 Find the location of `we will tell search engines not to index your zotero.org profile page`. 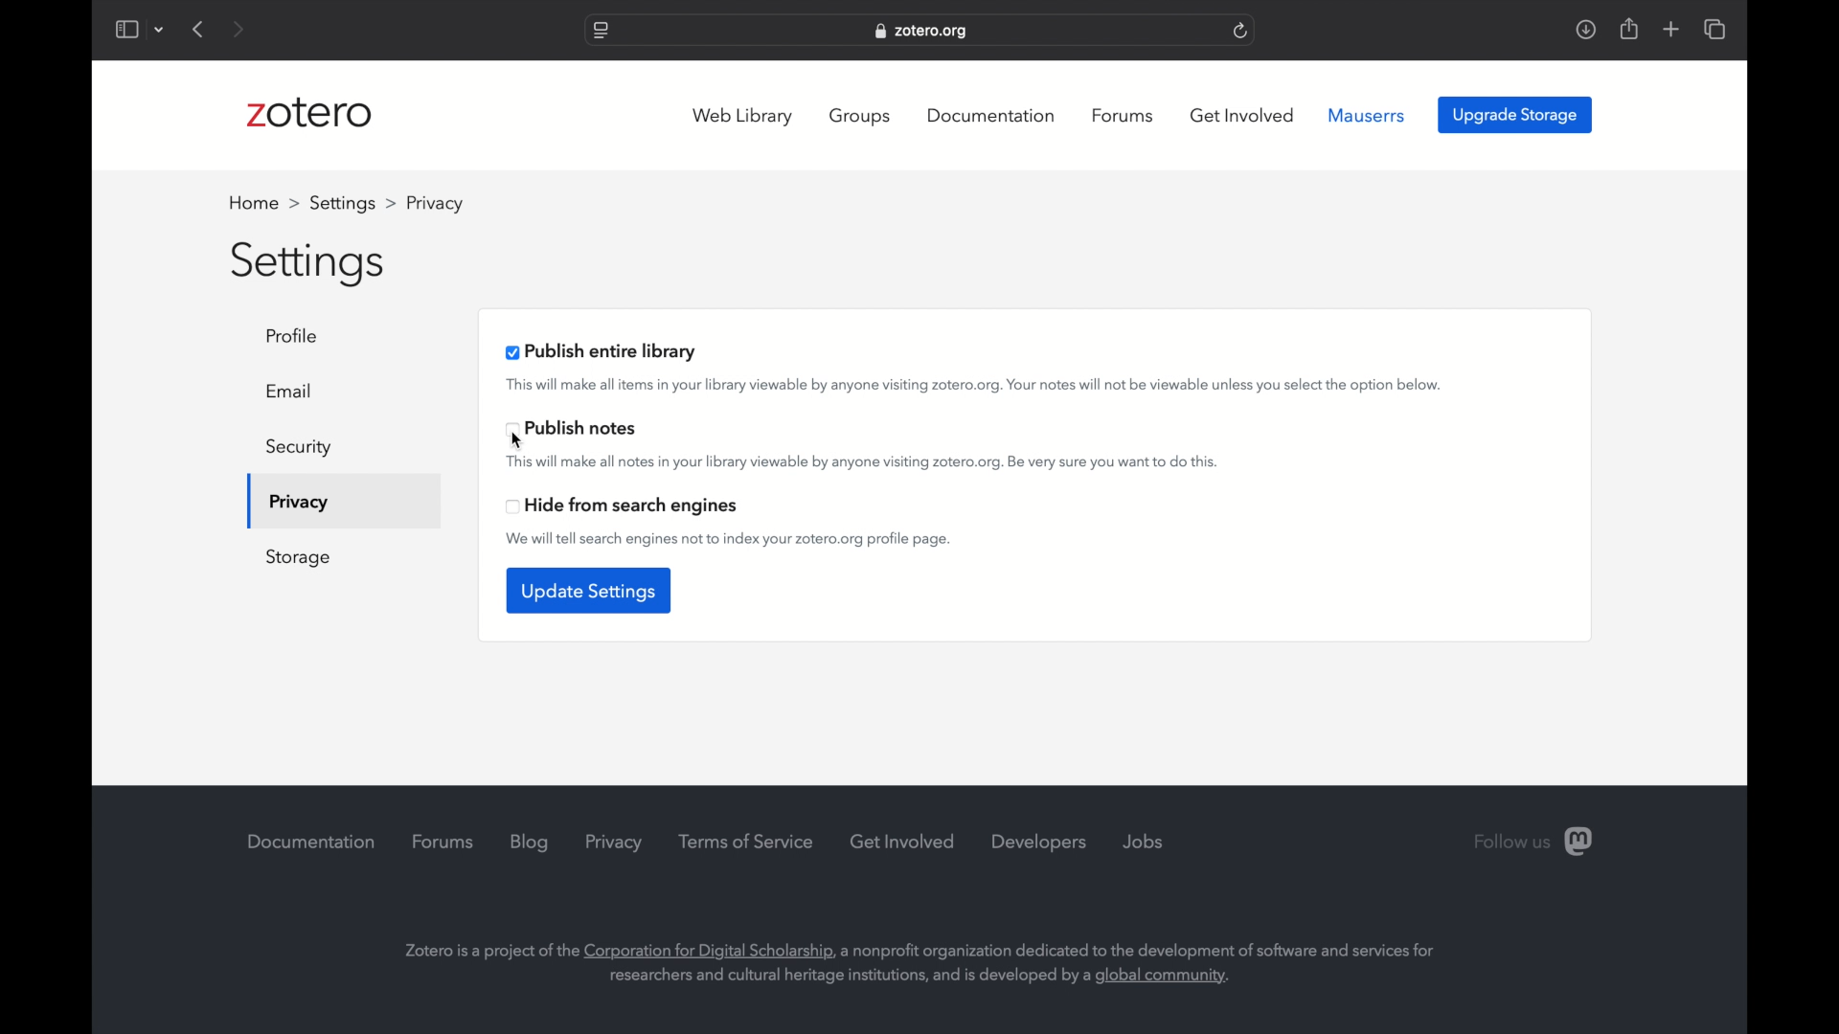

we will tell search engines not to index your zotero.org profile page is located at coordinates (730, 540).